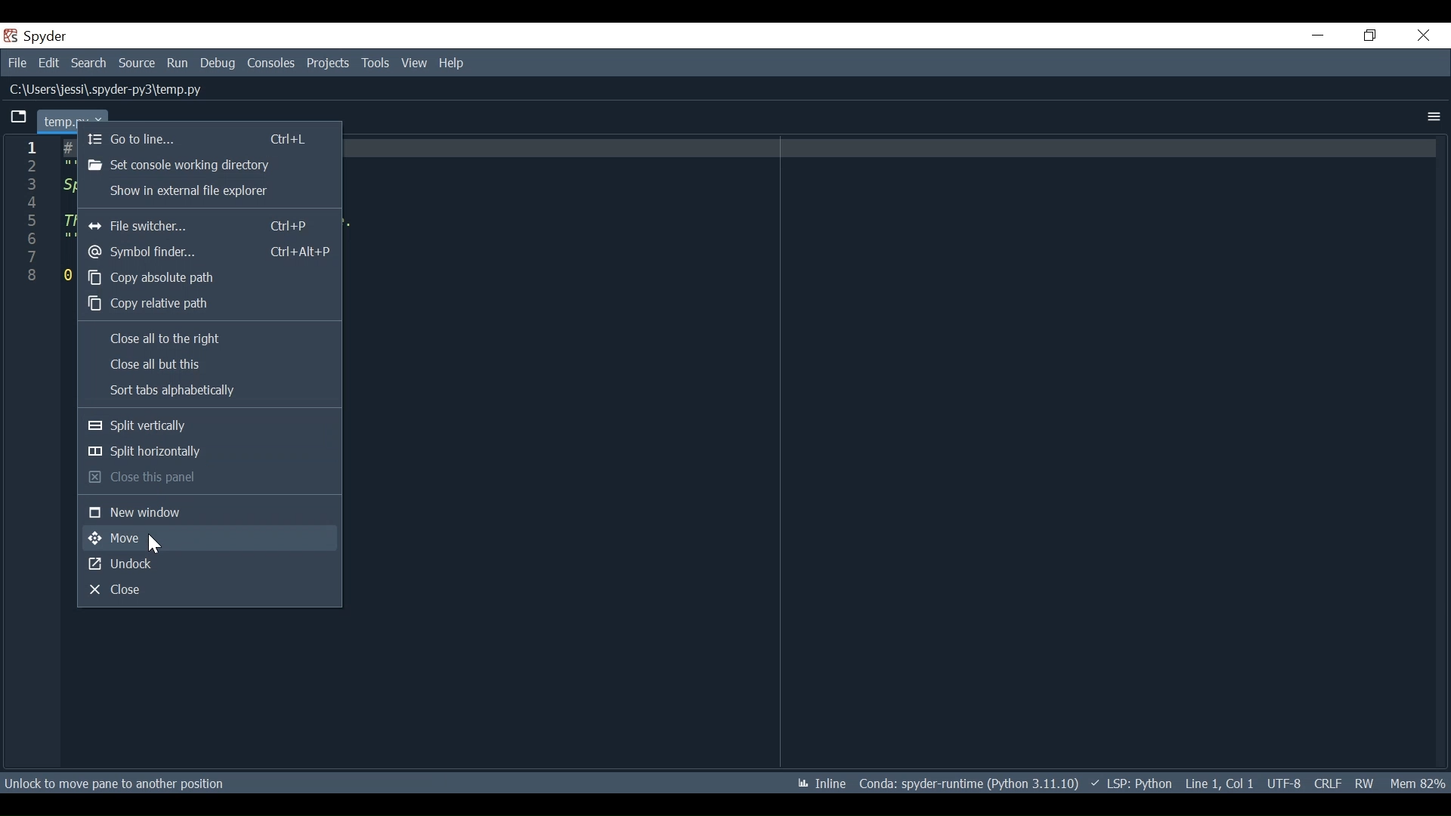 Image resolution: width=1451 pixels, height=816 pixels. Describe the element at coordinates (271, 63) in the screenshot. I see `Consoles` at that location.